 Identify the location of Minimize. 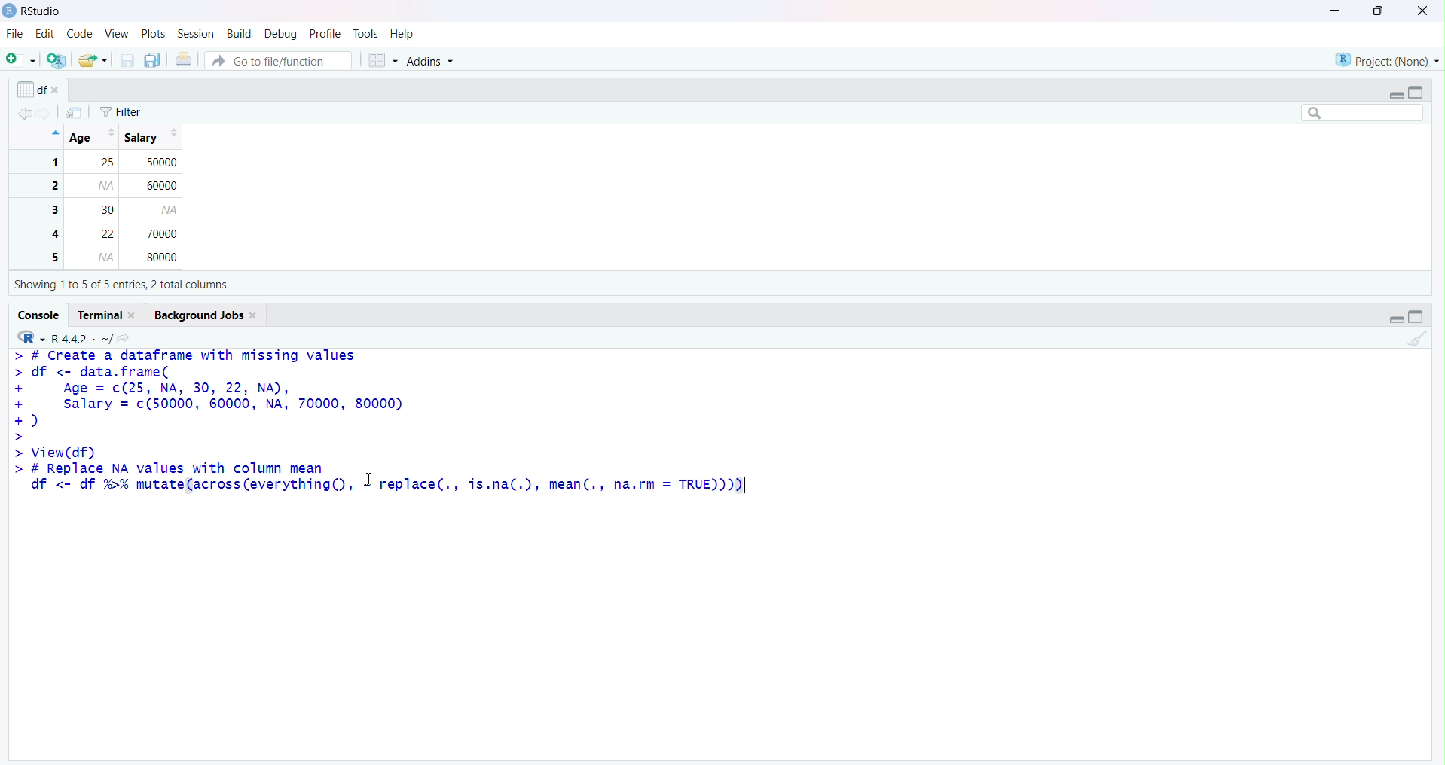
(1395, 318).